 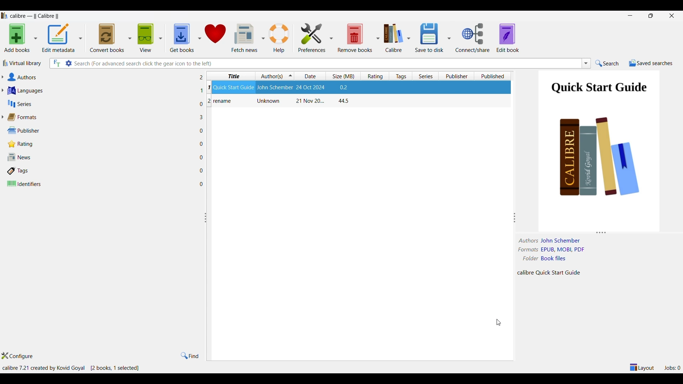 What do you see at coordinates (100, 184) in the screenshot?
I see `Identifiers` at bounding box center [100, 184].